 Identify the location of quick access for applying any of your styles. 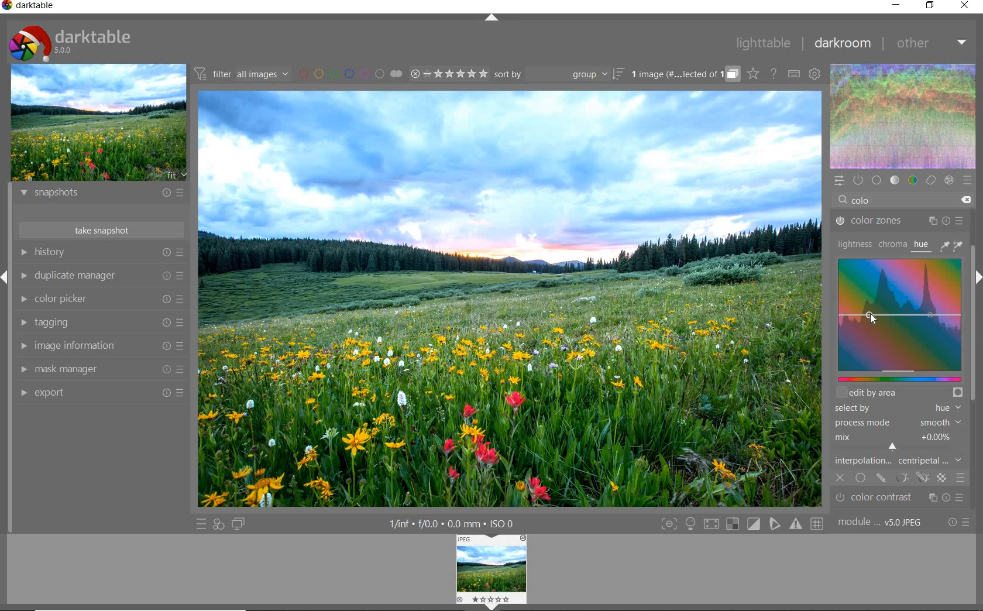
(219, 524).